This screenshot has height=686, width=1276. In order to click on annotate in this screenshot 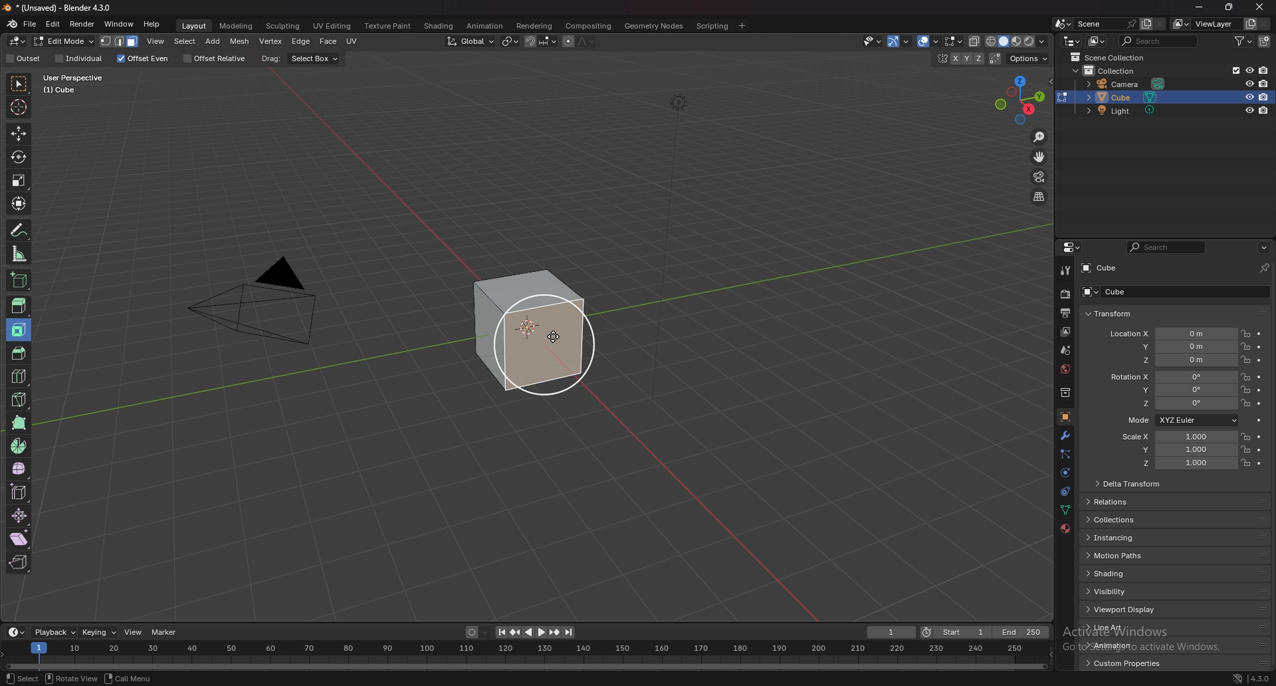, I will do `click(21, 230)`.